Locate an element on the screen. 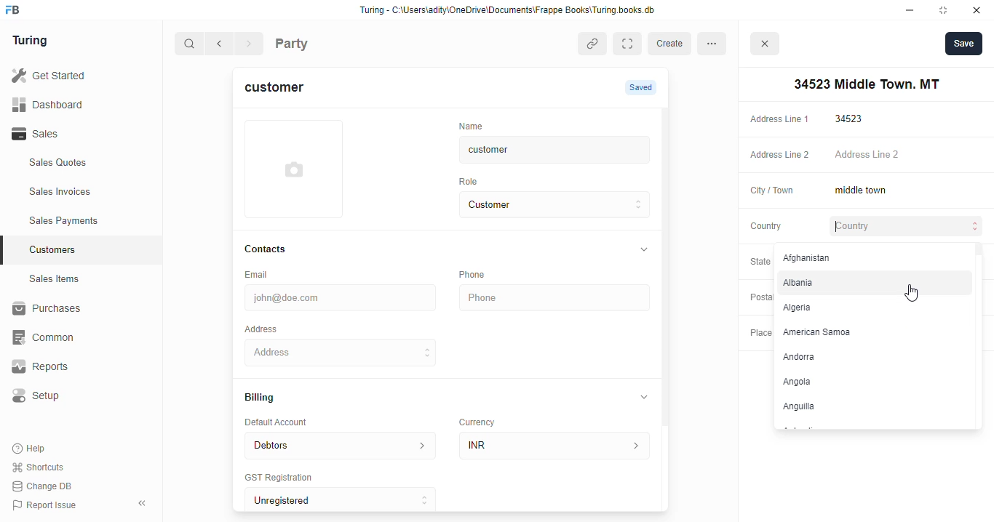 Image resolution: width=994 pixels, height=522 pixels. Algeria is located at coordinates (870, 310).